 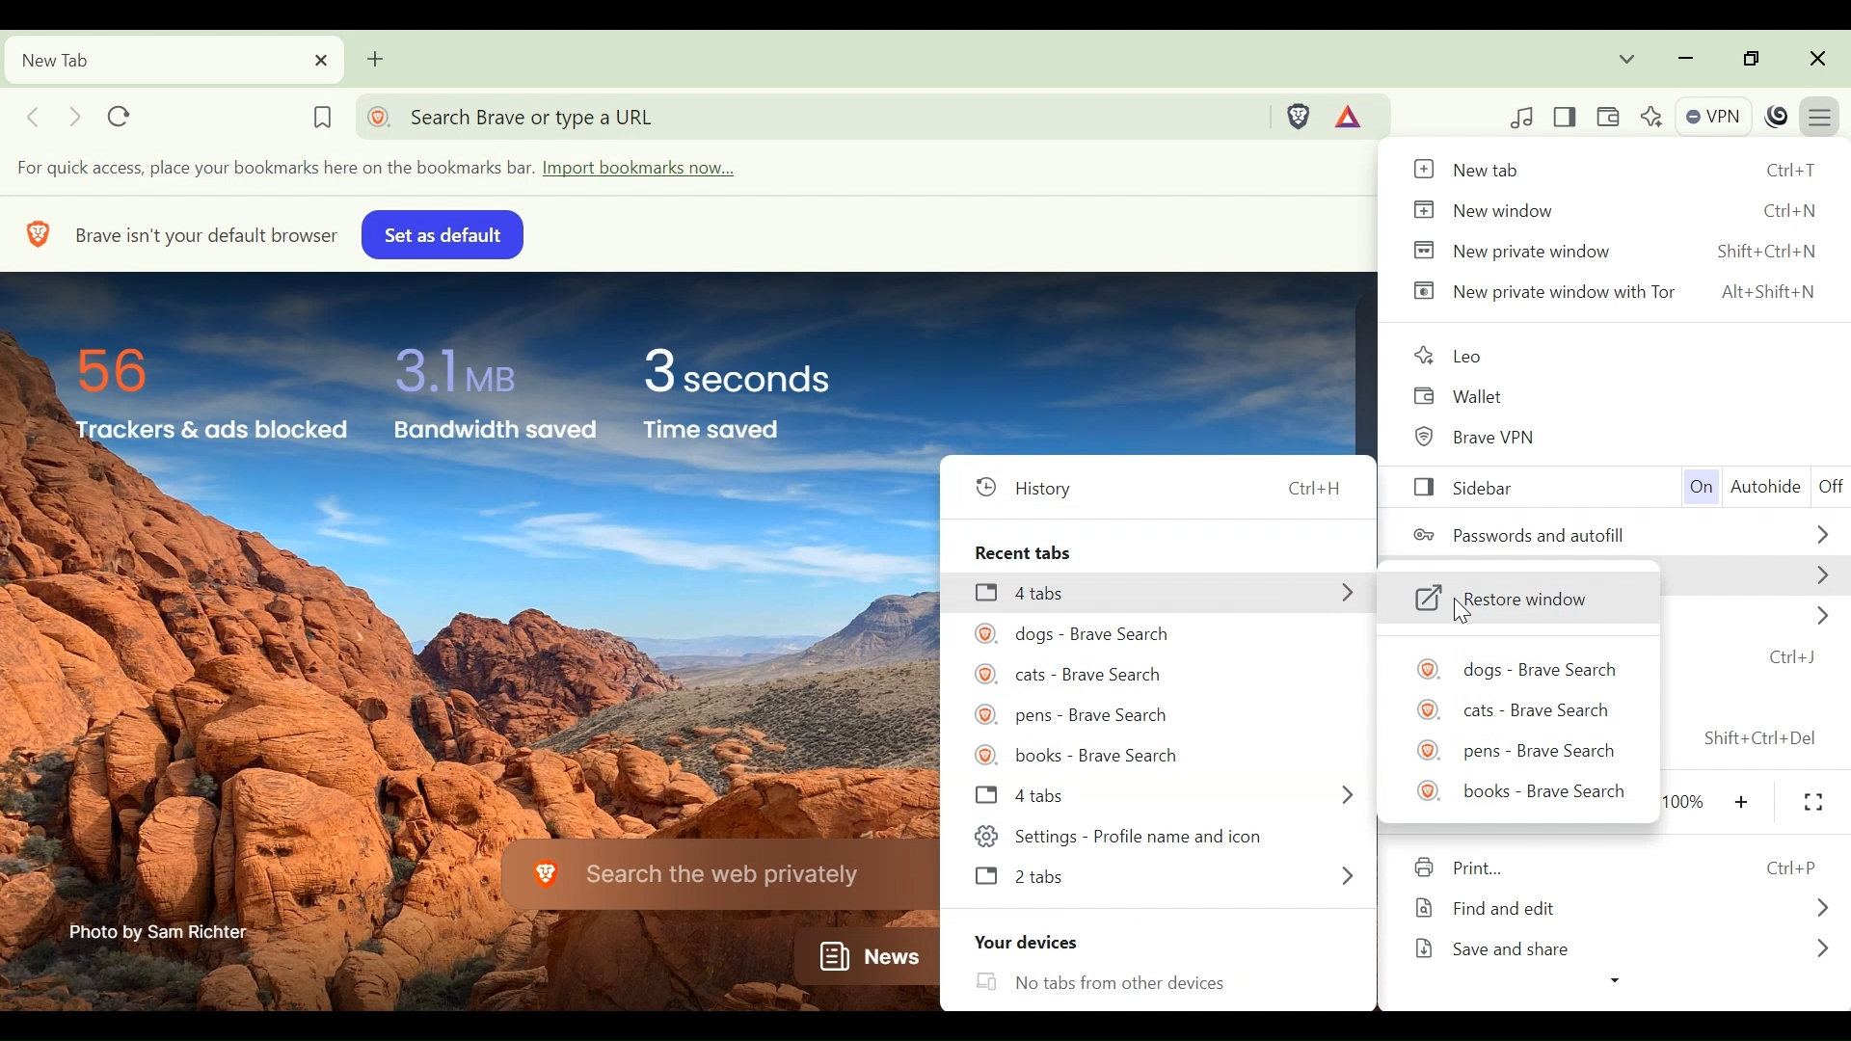 What do you see at coordinates (1703, 489) in the screenshot?
I see `on` at bounding box center [1703, 489].